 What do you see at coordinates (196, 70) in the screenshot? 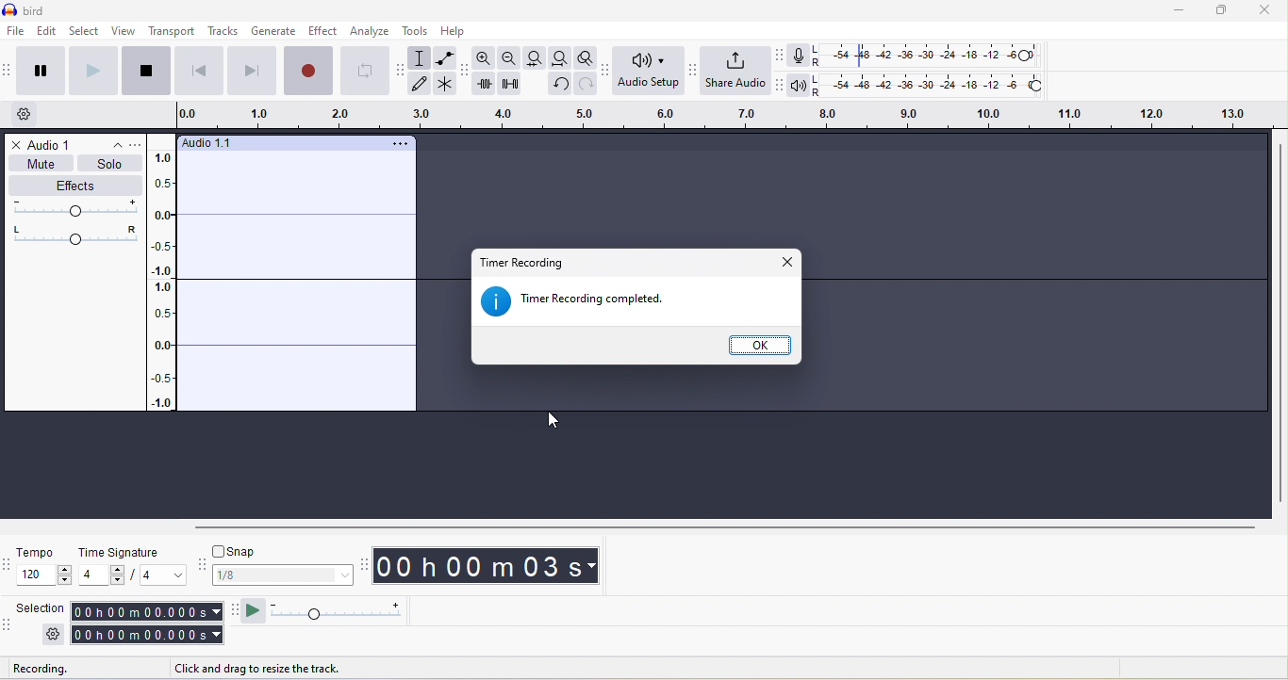
I see `skip to start` at bounding box center [196, 70].